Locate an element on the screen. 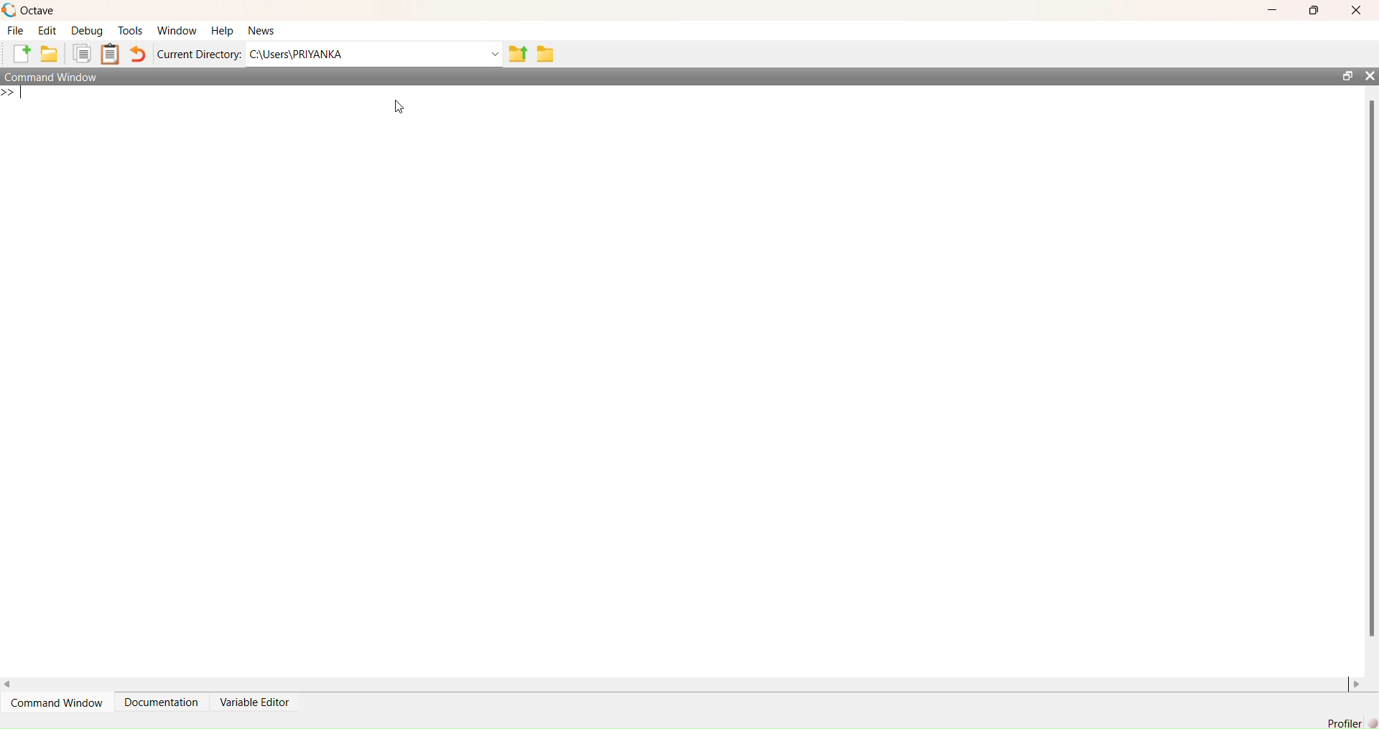 Image resolution: width=1379 pixels, height=729 pixels. Drop-down  is located at coordinates (496, 54).